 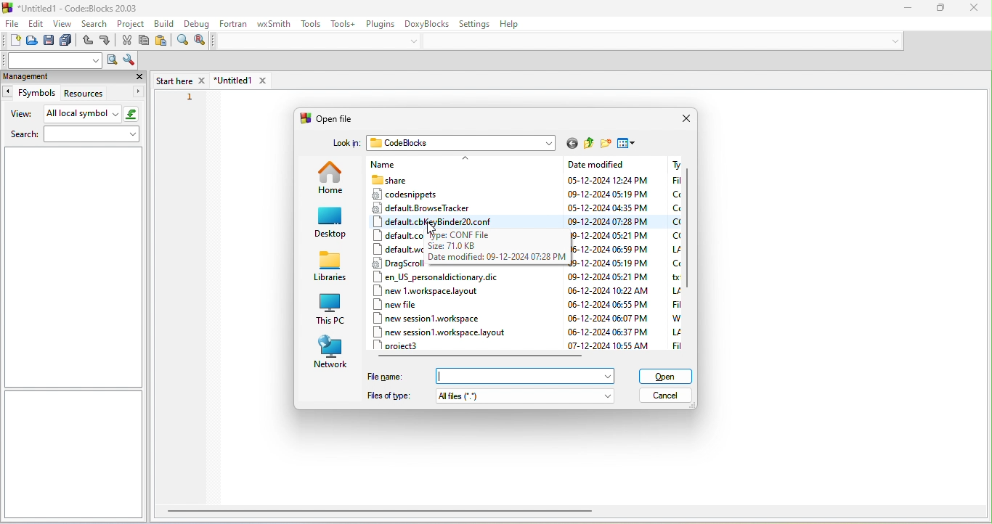 What do you see at coordinates (139, 77) in the screenshot?
I see `close` at bounding box center [139, 77].